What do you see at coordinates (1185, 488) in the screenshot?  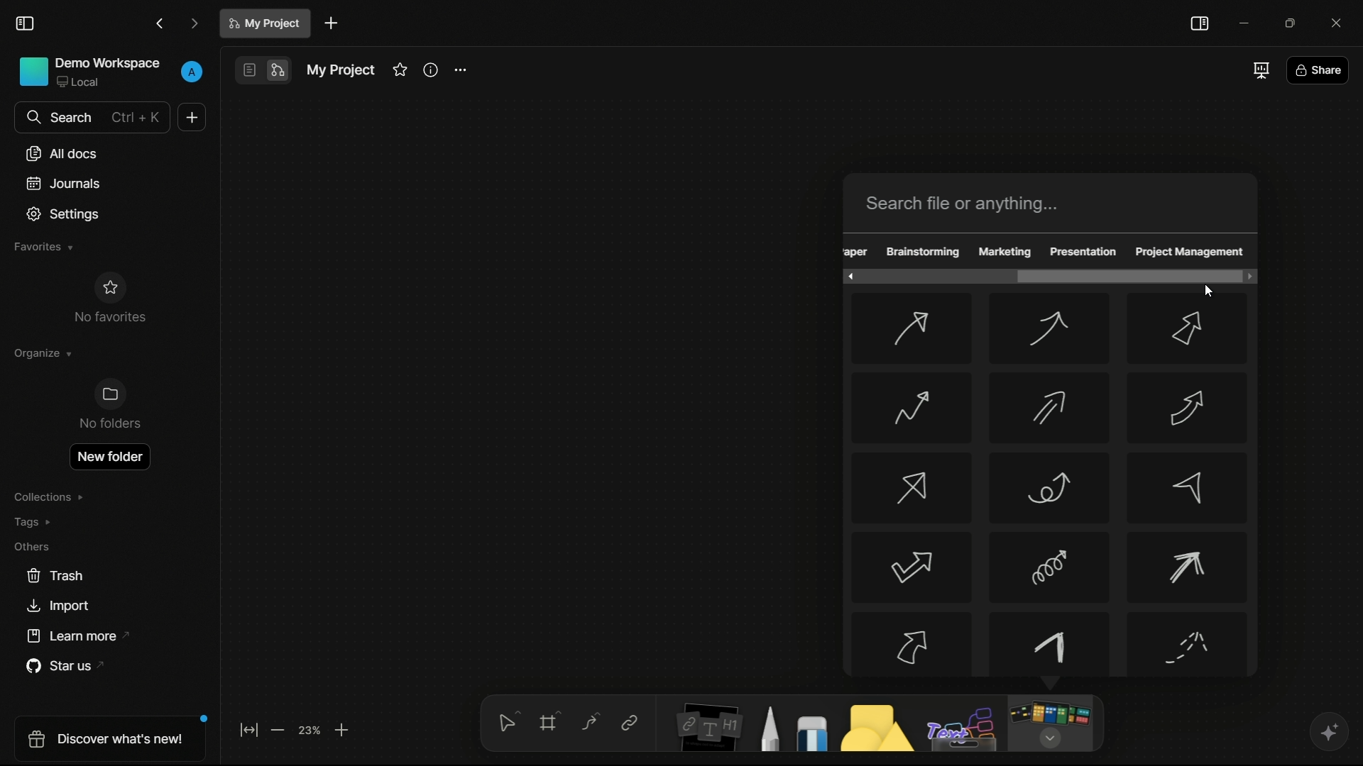 I see `arrow-9` at bounding box center [1185, 488].